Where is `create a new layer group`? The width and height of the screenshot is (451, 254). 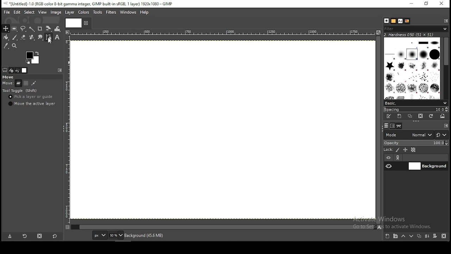 create a new layer group is located at coordinates (396, 237).